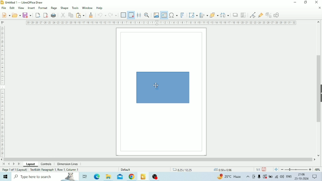  Describe the element at coordinates (64, 8) in the screenshot. I see `Shape` at that location.